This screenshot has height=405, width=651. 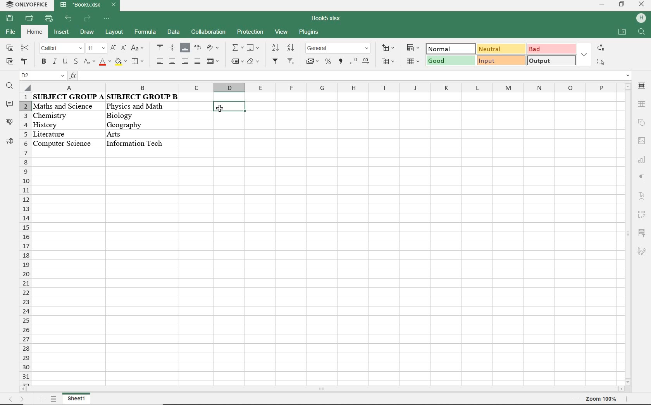 I want to click on find, so click(x=9, y=86).